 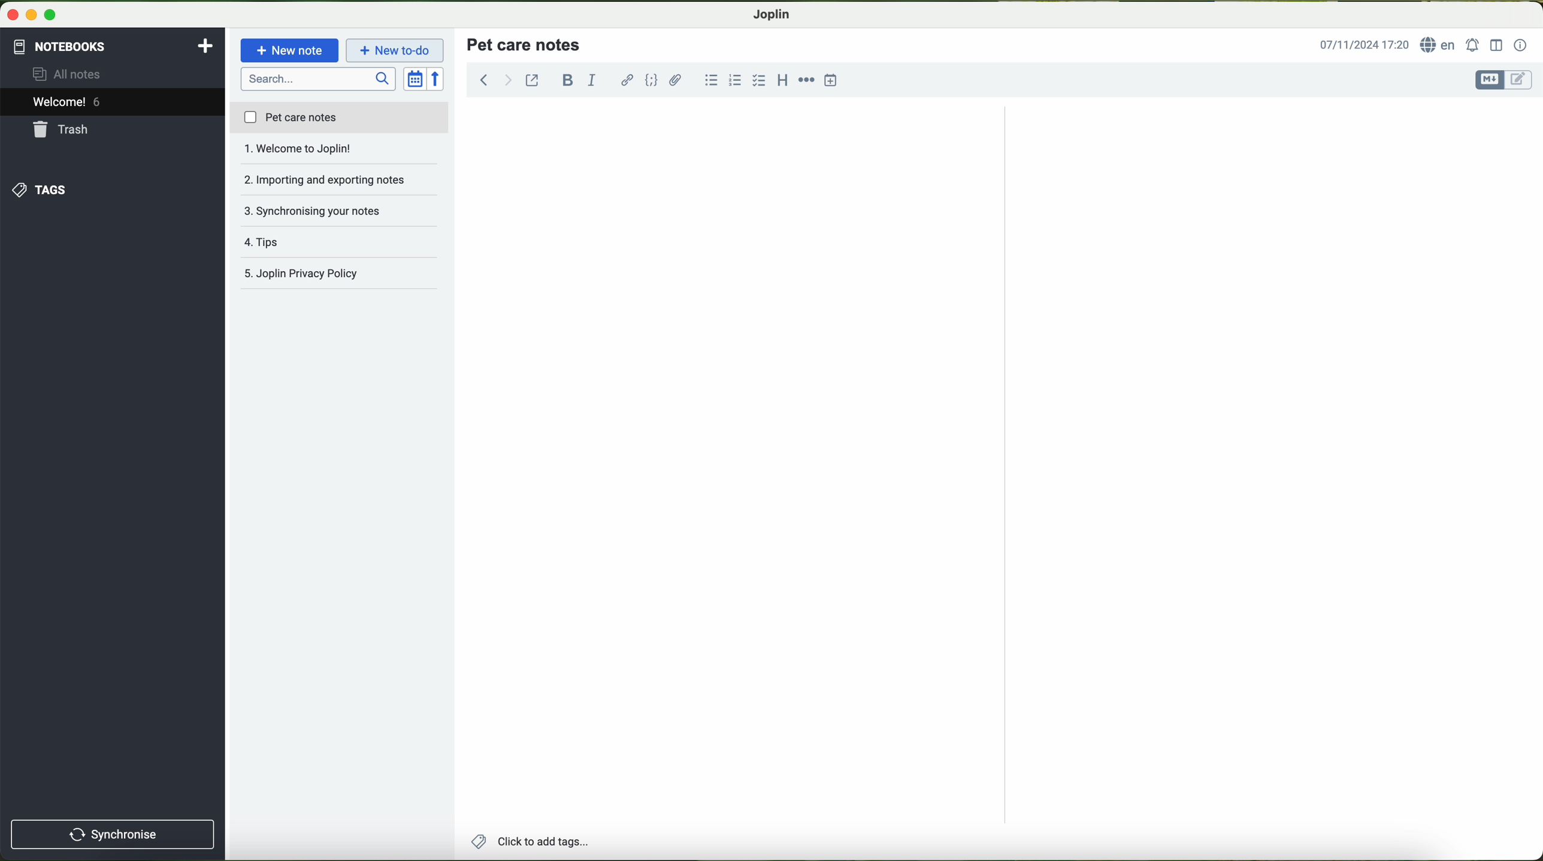 What do you see at coordinates (1474, 45) in the screenshot?
I see `set alarm` at bounding box center [1474, 45].